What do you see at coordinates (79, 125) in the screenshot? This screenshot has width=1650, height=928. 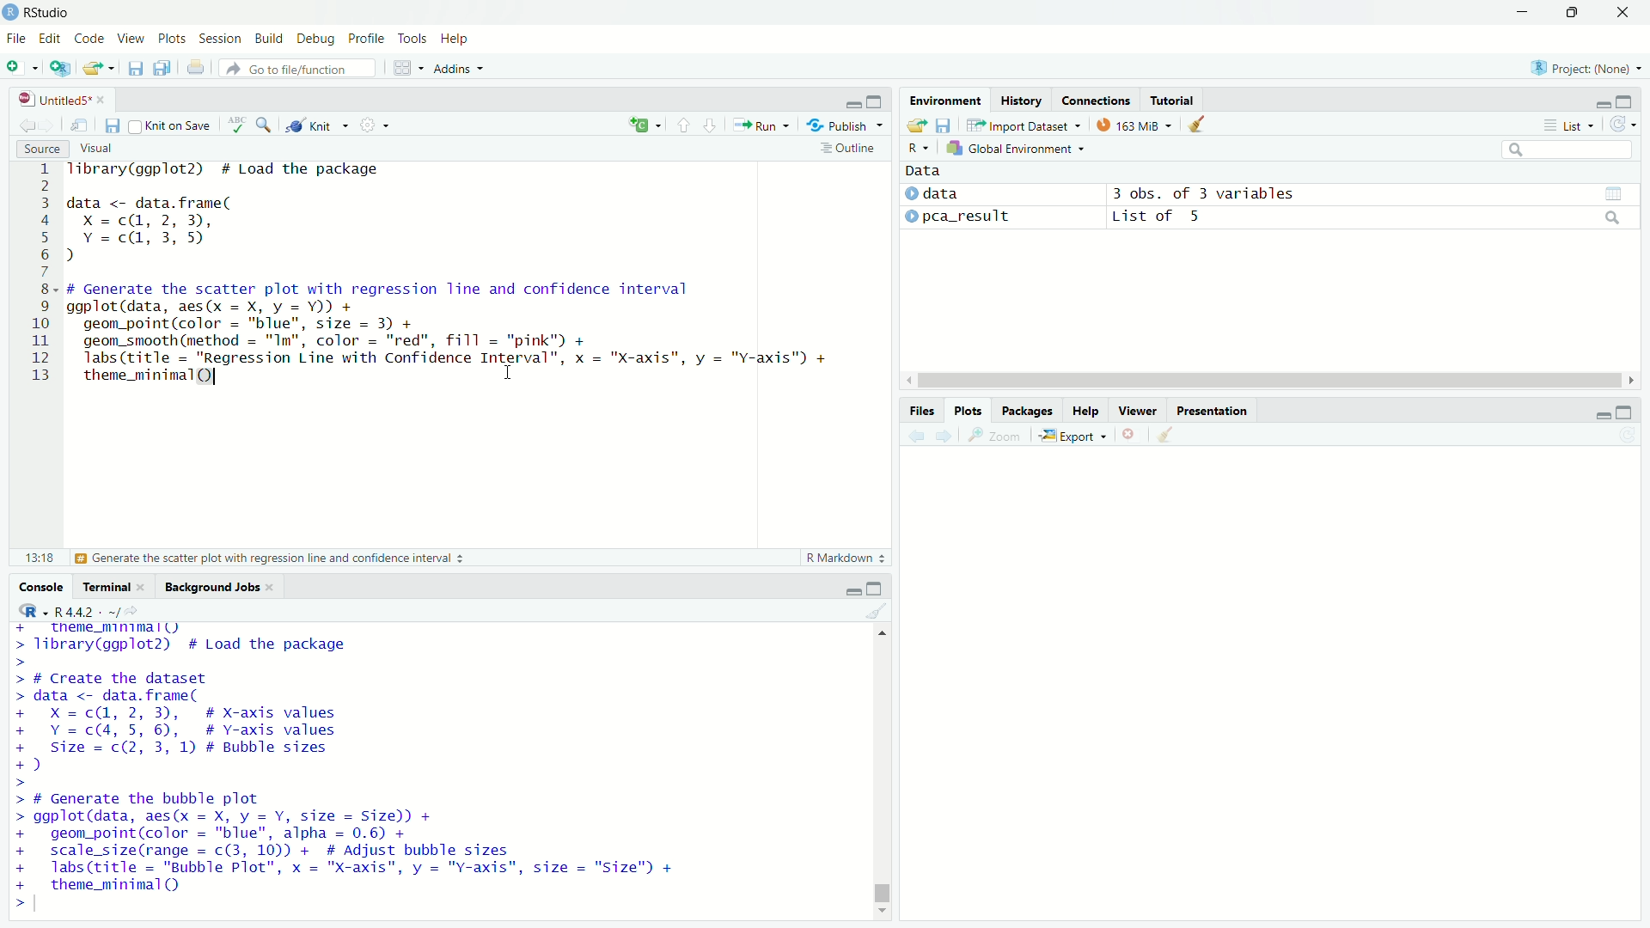 I see `Show in new window` at bounding box center [79, 125].